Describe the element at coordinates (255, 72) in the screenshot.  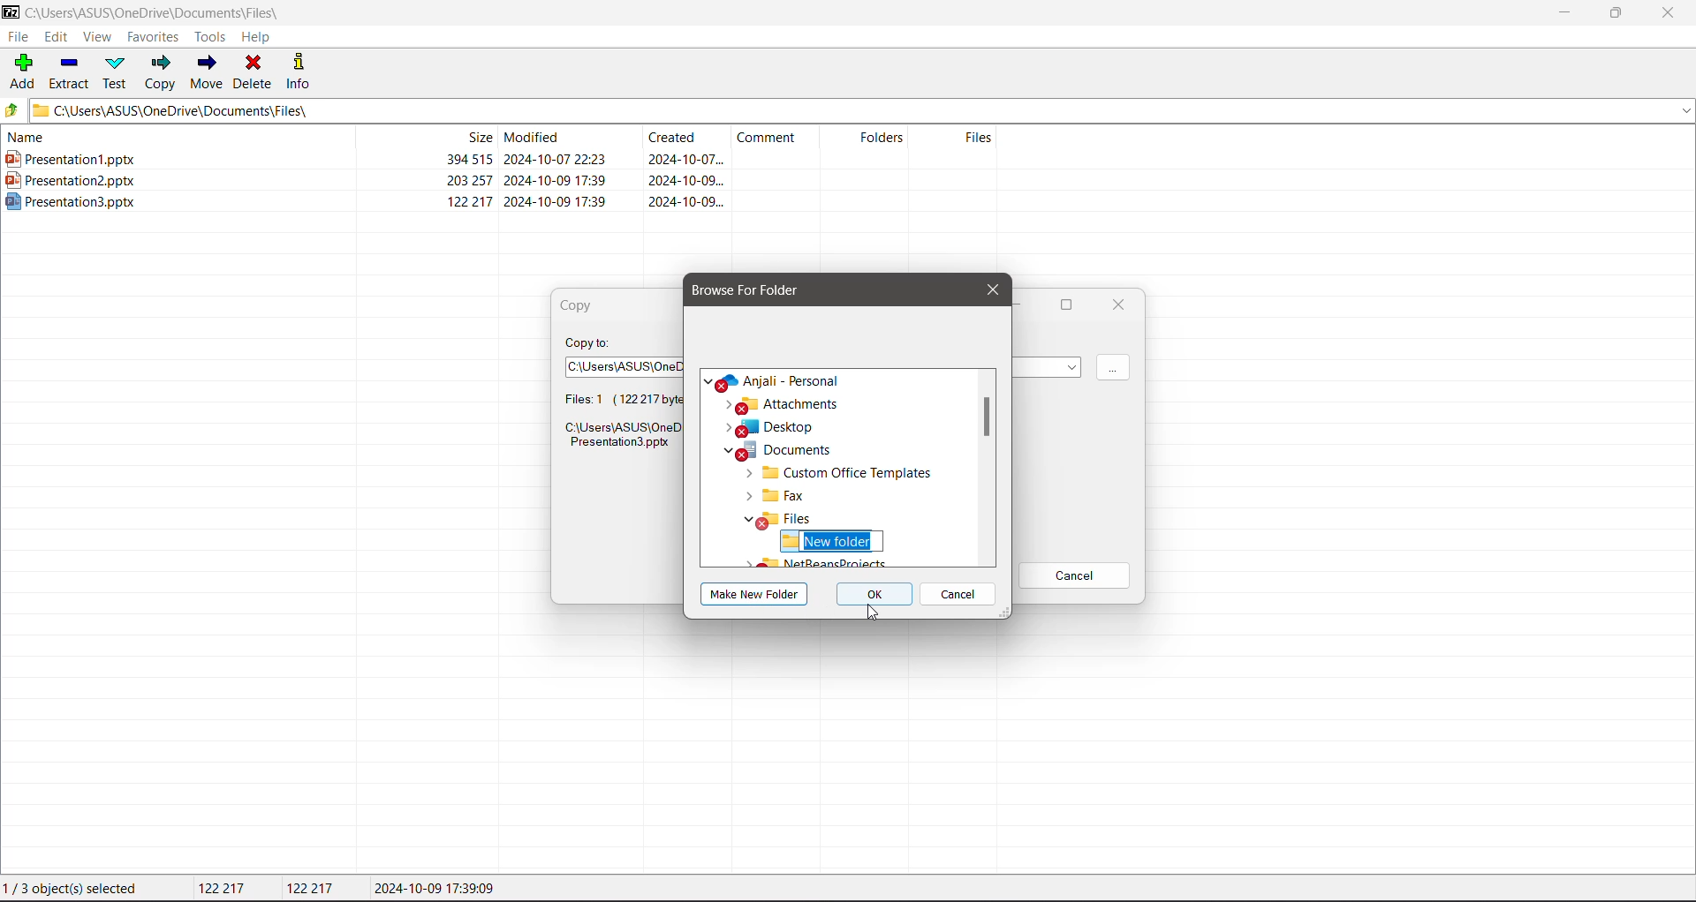
I see `Delete` at that location.